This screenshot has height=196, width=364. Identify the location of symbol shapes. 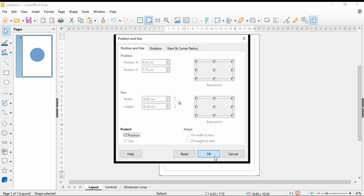
(7, 133).